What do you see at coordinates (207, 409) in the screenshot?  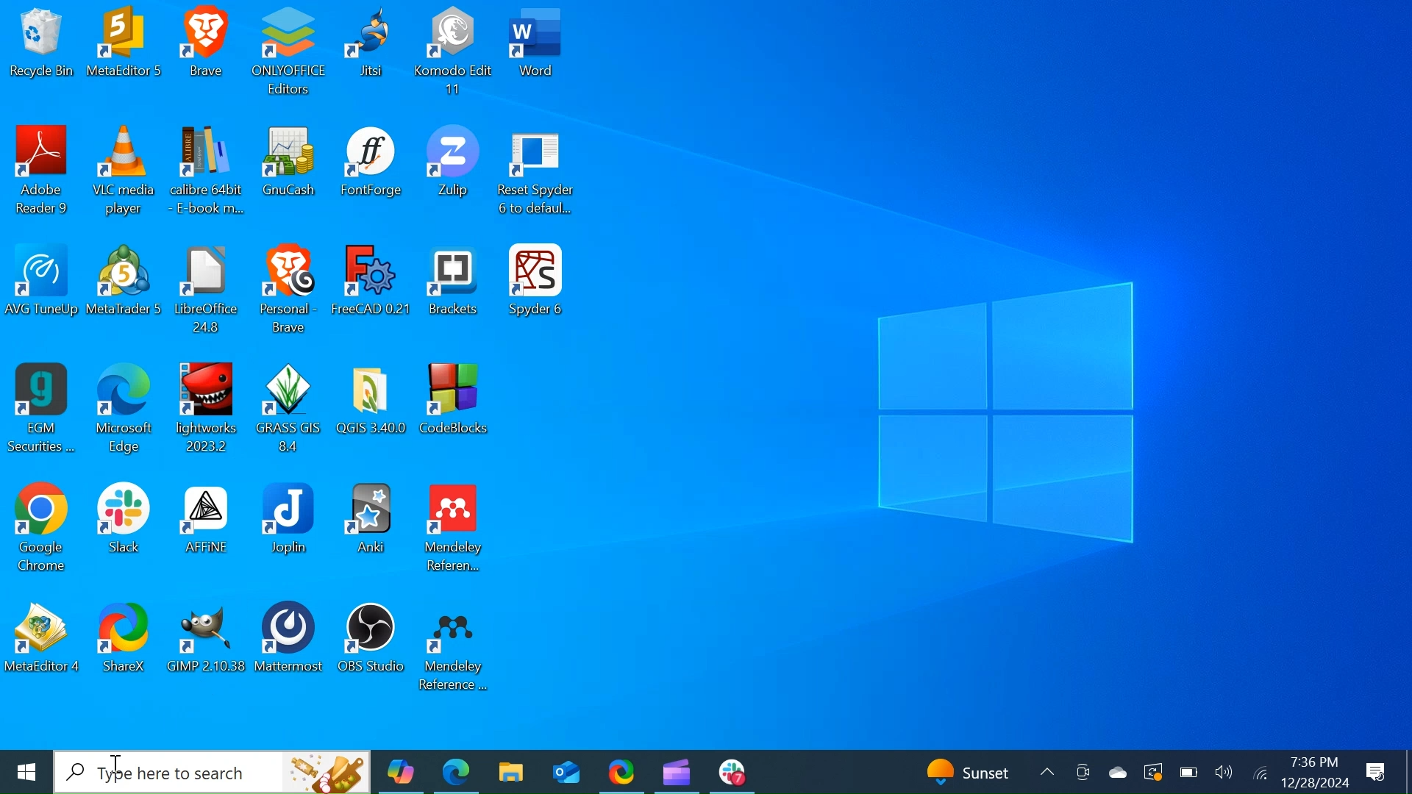 I see `Lightworks Desktop Icon` at bounding box center [207, 409].